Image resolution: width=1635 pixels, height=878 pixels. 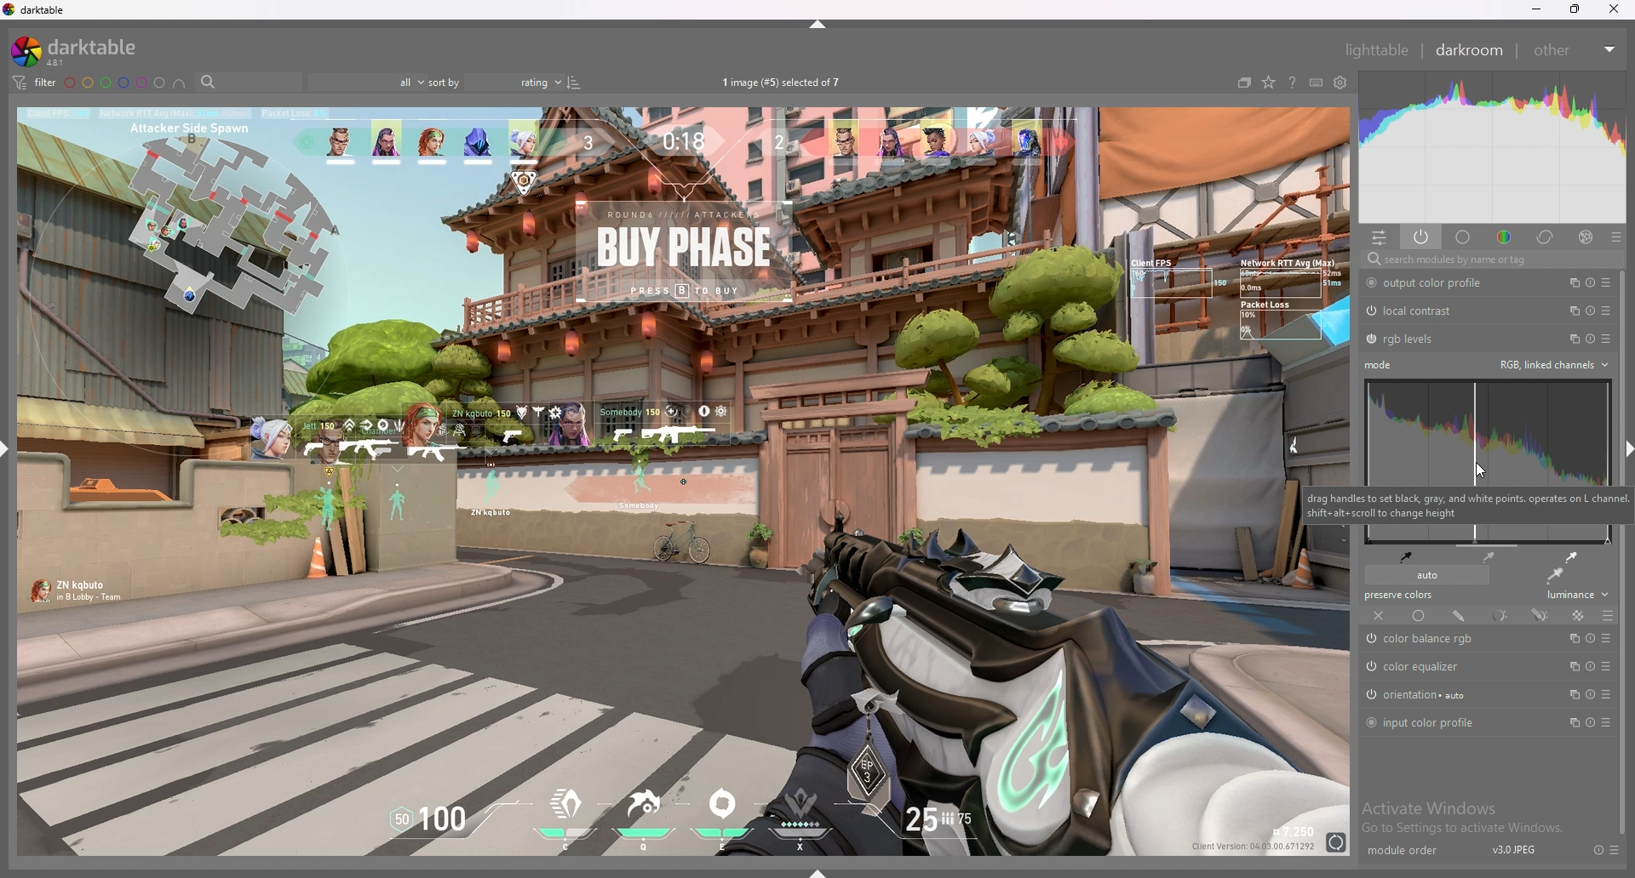 What do you see at coordinates (1380, 365) in the screenshot?
I see `mode` at bounding box center [1380, 365].